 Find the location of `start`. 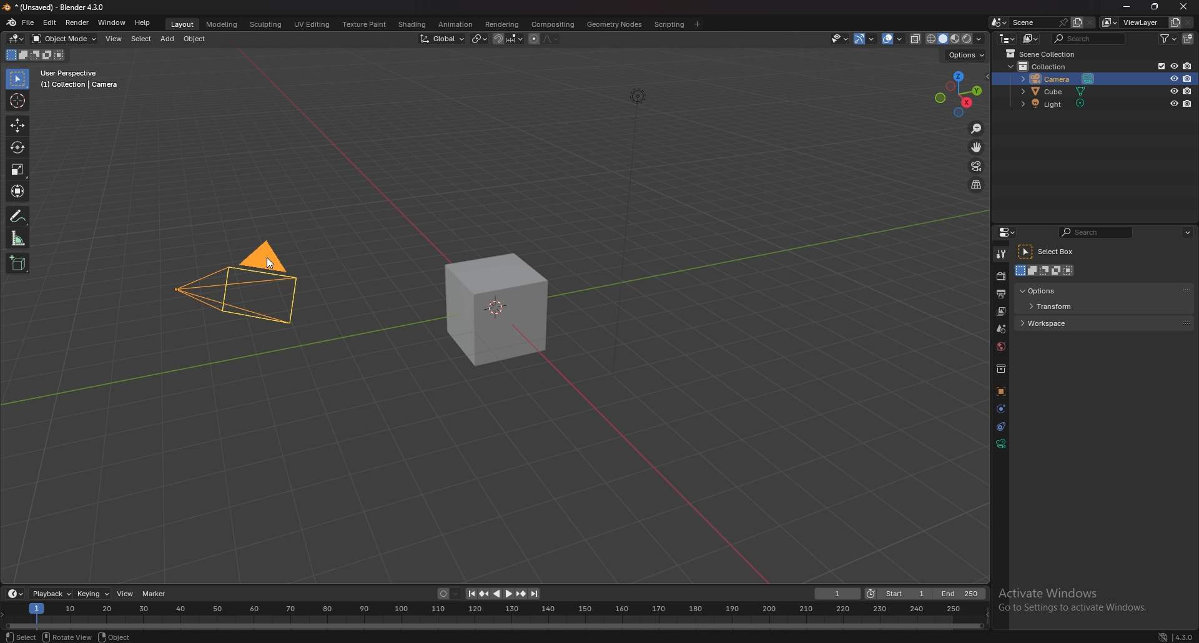

start is located at coordinates (897, 594).